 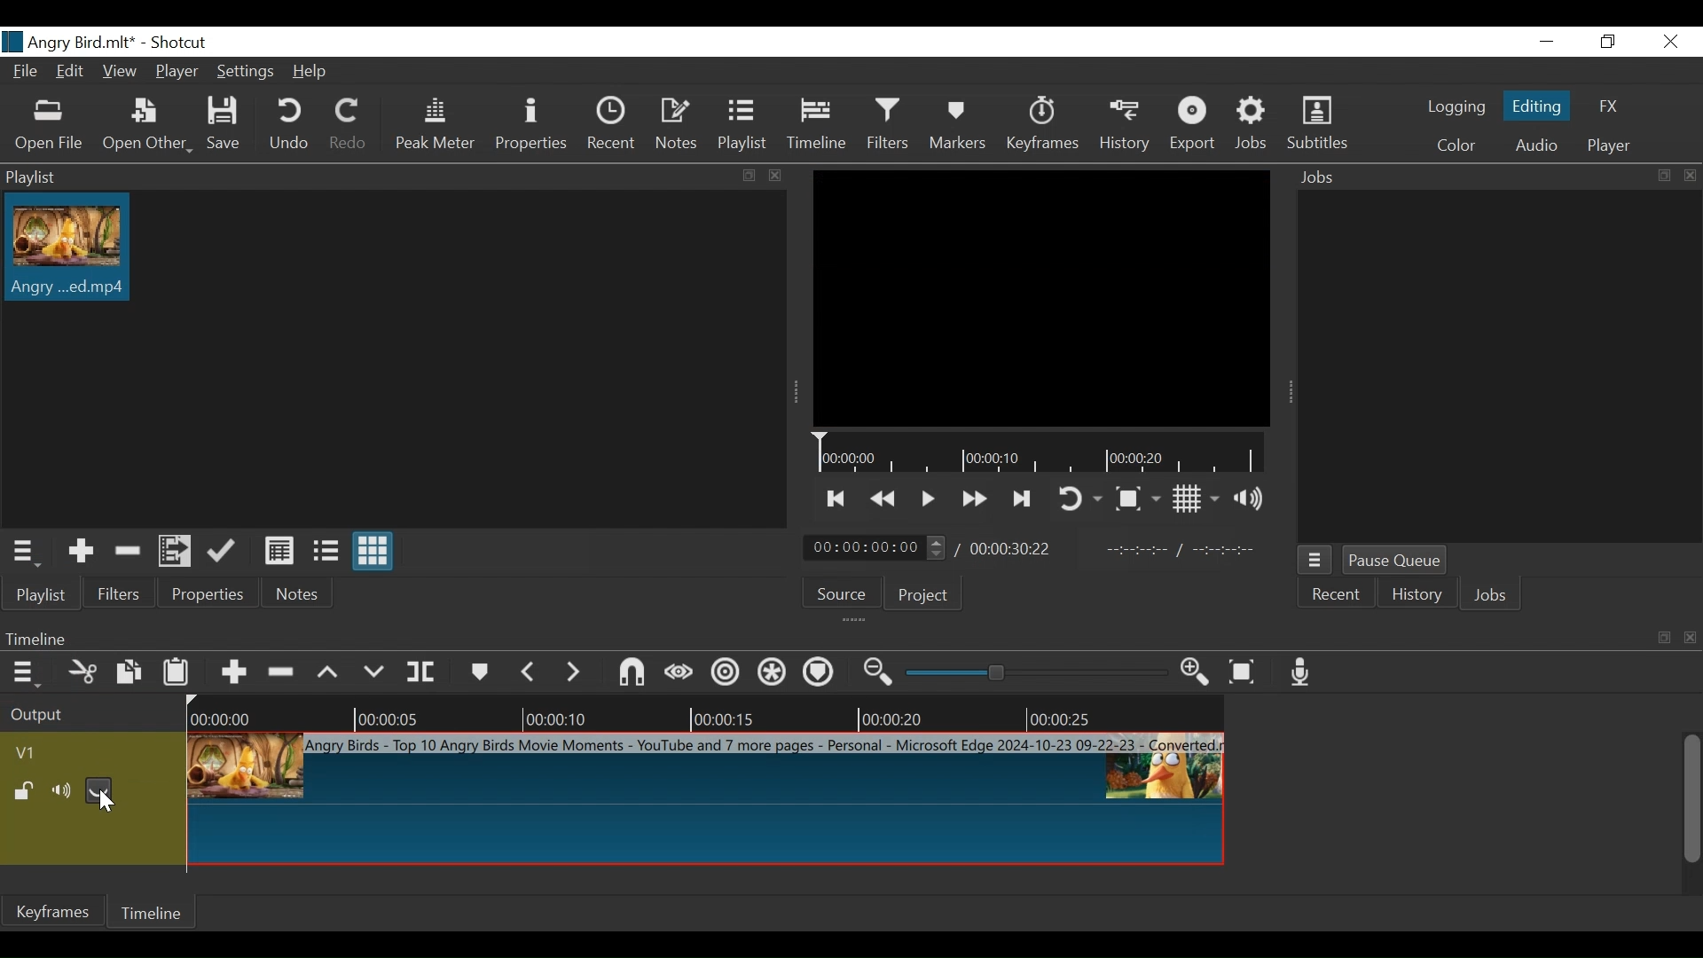 I want to click on Zoom timeline fit, so click(x=1241, y=671).